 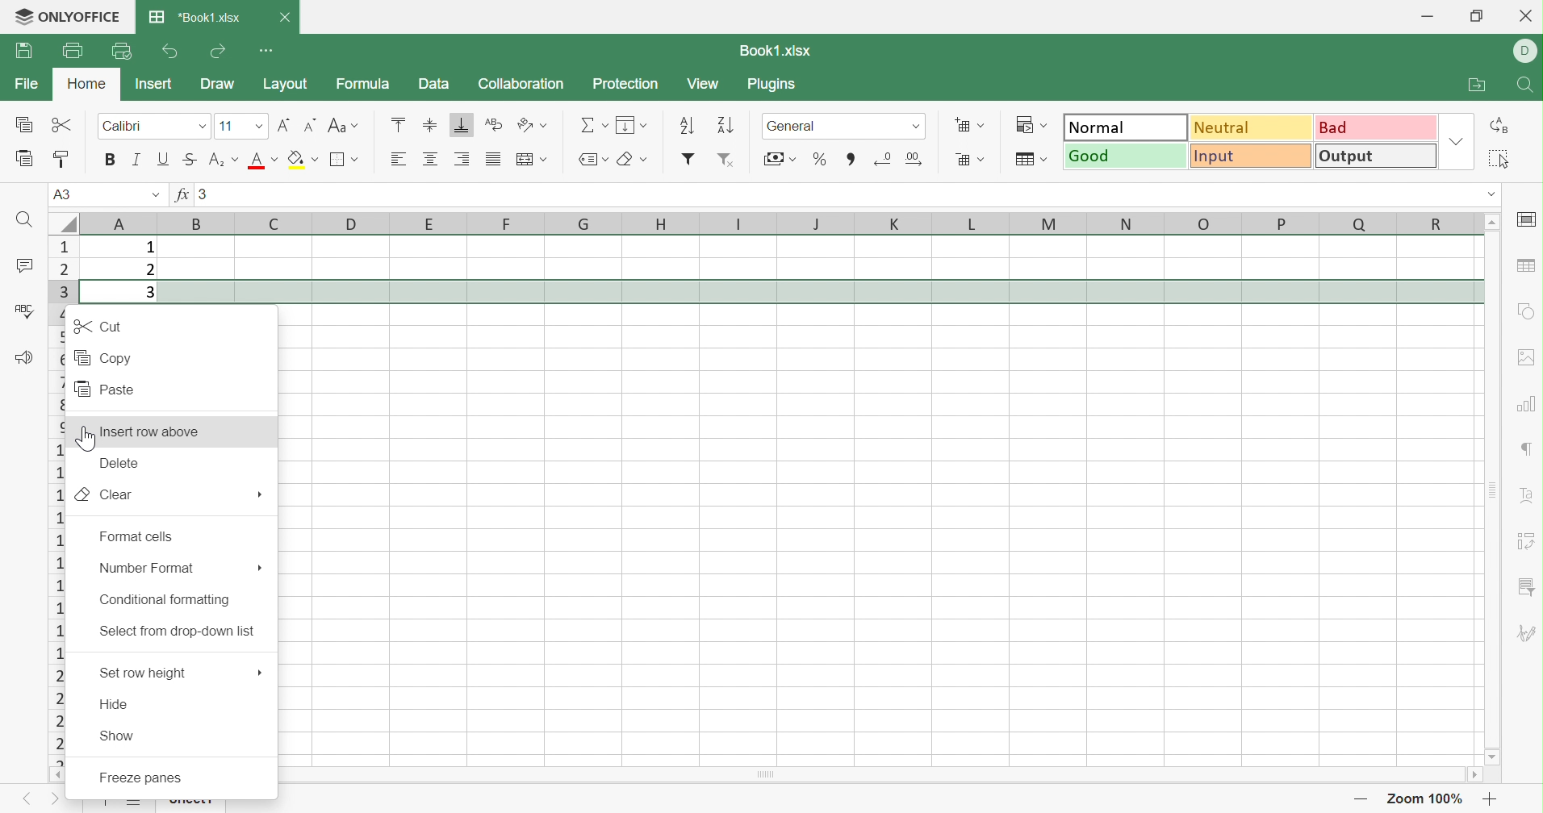 What do you see at coordinates (522, 82) in the screenshot?
I see `Collaboration` at bounding box center [522, 82].